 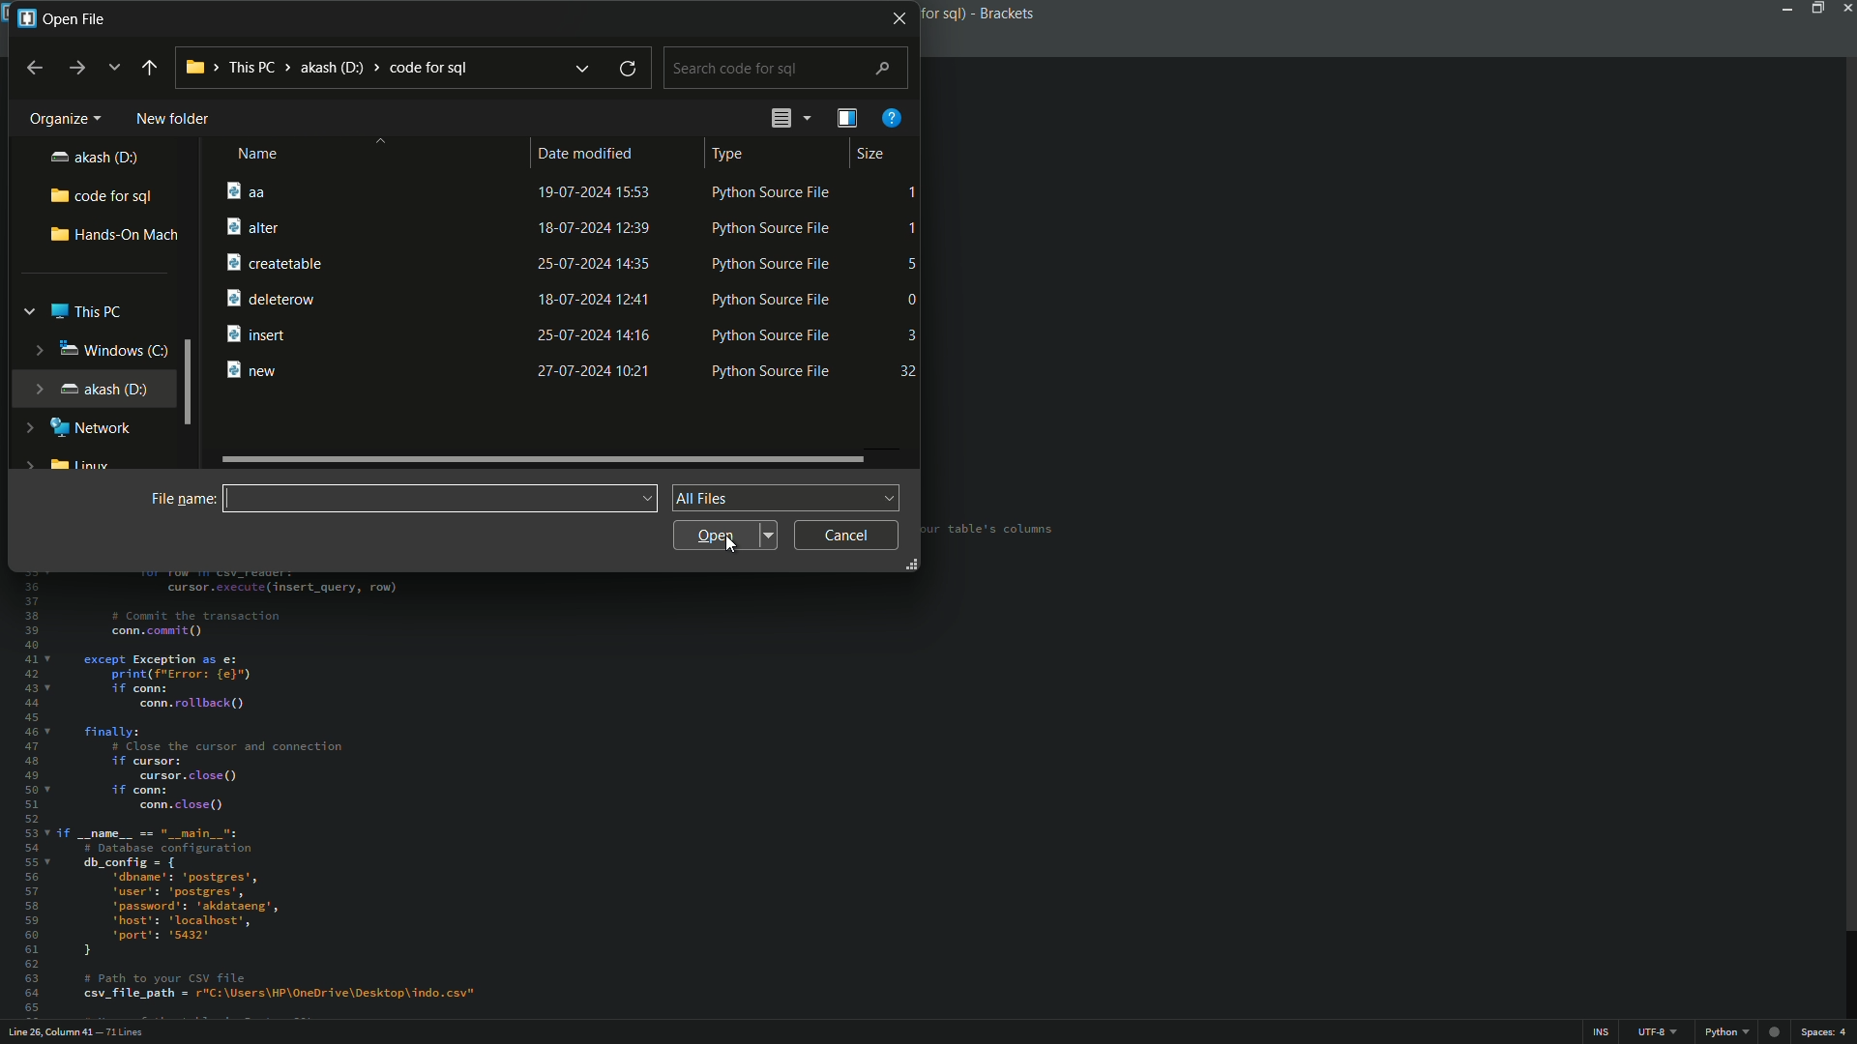 I want to click on open file window, so click(x=75, y=19).